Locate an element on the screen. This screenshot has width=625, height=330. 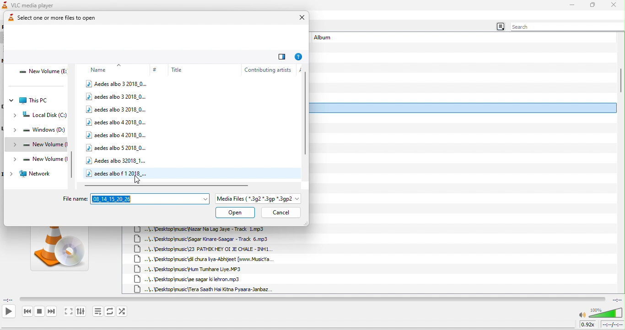
video playback is located at coordinates (312, 299).